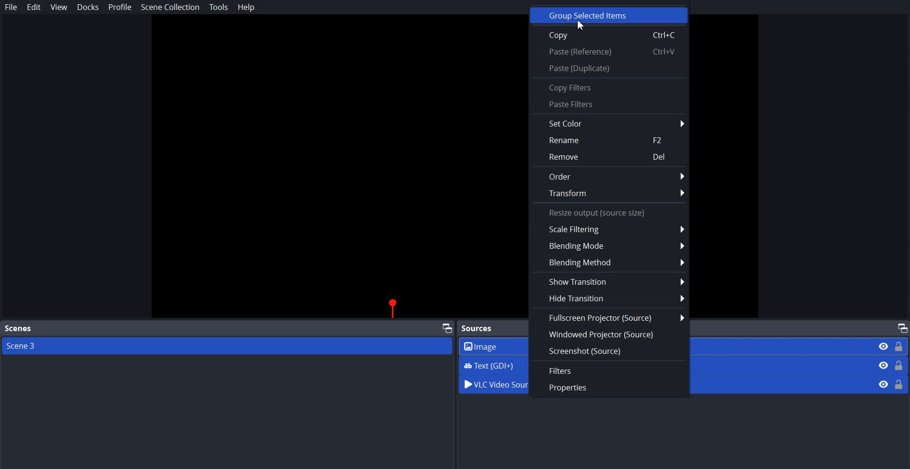 This screenshot has width=910, height=469. What do you see at coordinates (609, 176) in the screenshot?
I see `Order` at bounding box center [609, 176].